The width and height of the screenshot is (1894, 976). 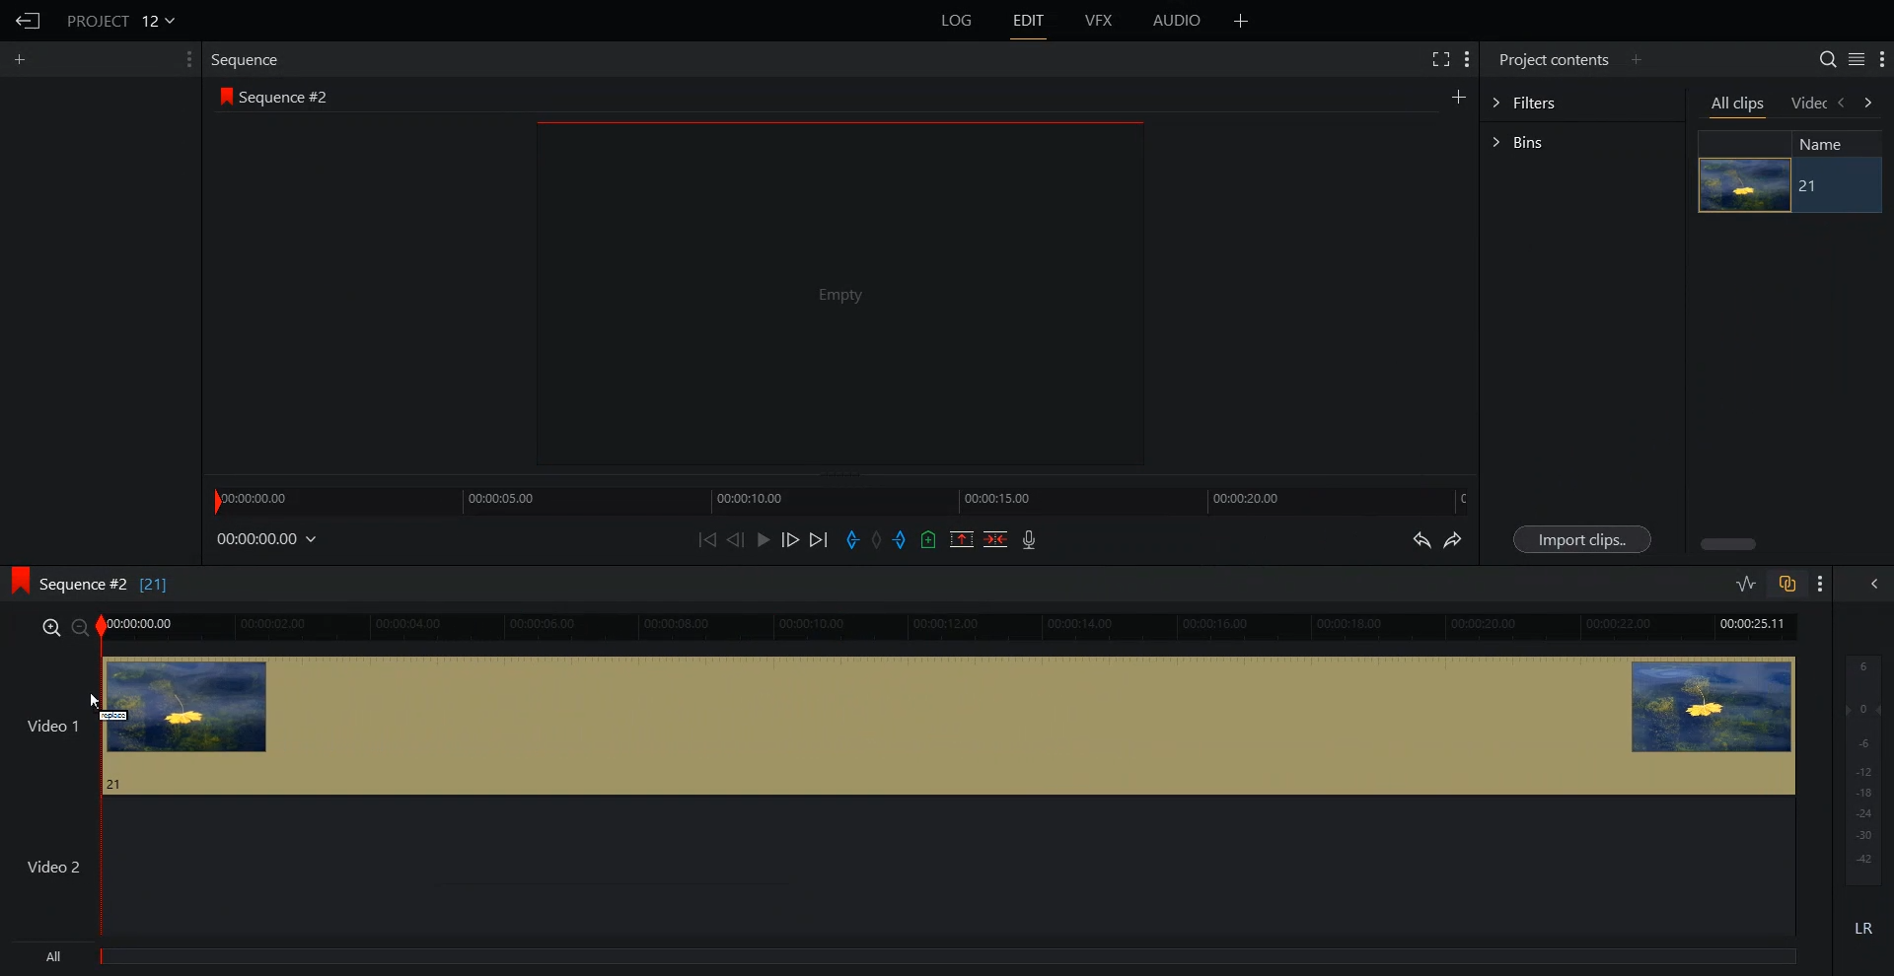 I want to click on Video, so click(x=1809, y=105).